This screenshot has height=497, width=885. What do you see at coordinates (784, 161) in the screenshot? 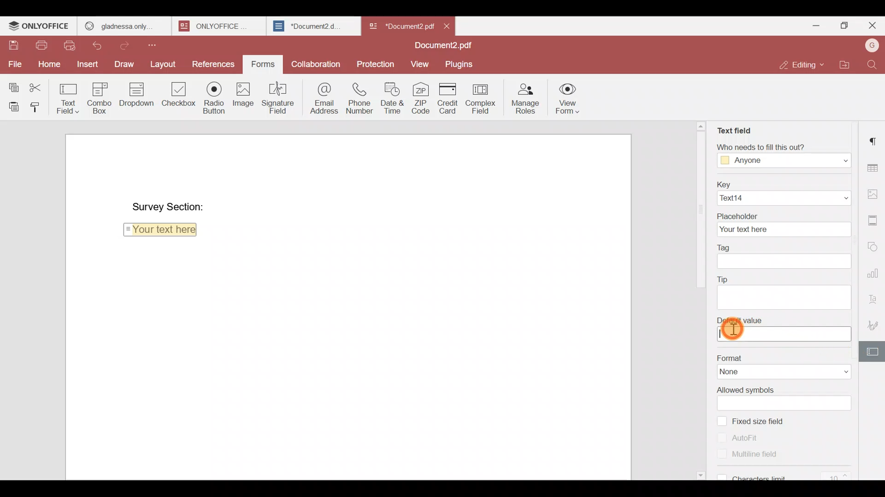
I see `Anyone` at bounding box center [784, 161].